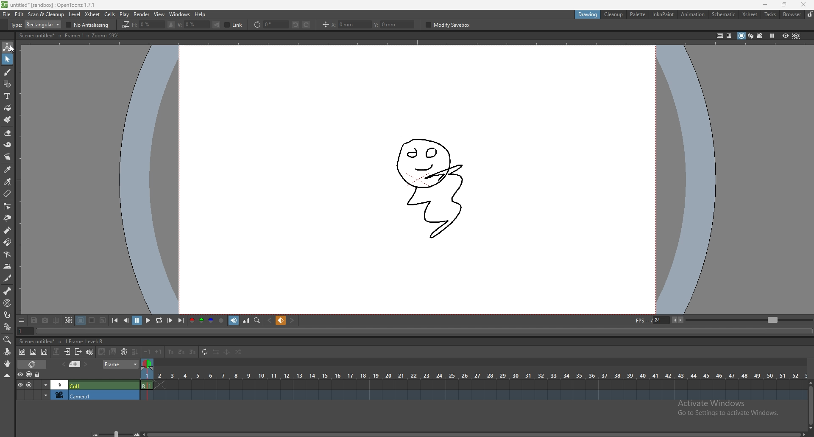  What do you see at coordinates (588, 14) in the screenshot?
I see `drawing` at bounding box center [588, 14].